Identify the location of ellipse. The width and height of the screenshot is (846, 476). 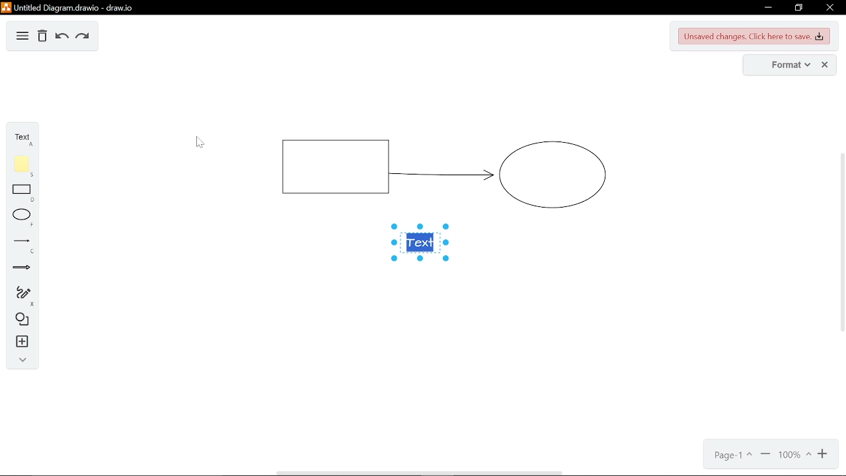
(24, 218).